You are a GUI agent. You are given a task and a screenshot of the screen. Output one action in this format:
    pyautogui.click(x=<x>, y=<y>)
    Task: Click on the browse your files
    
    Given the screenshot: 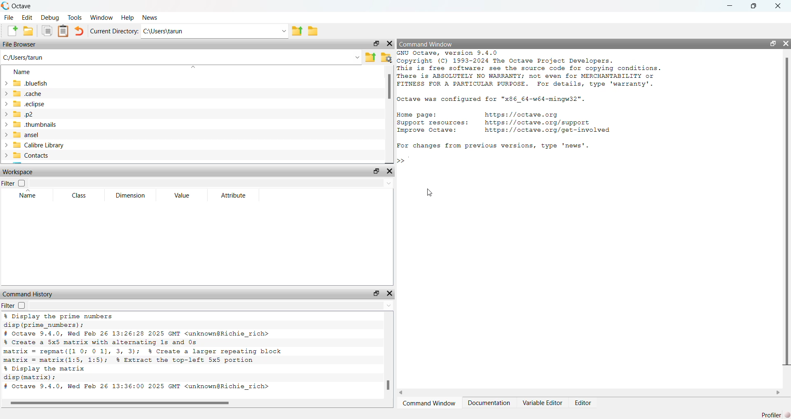 What is the action you would take?
    pyautogui.click(x=386, y=57)
    